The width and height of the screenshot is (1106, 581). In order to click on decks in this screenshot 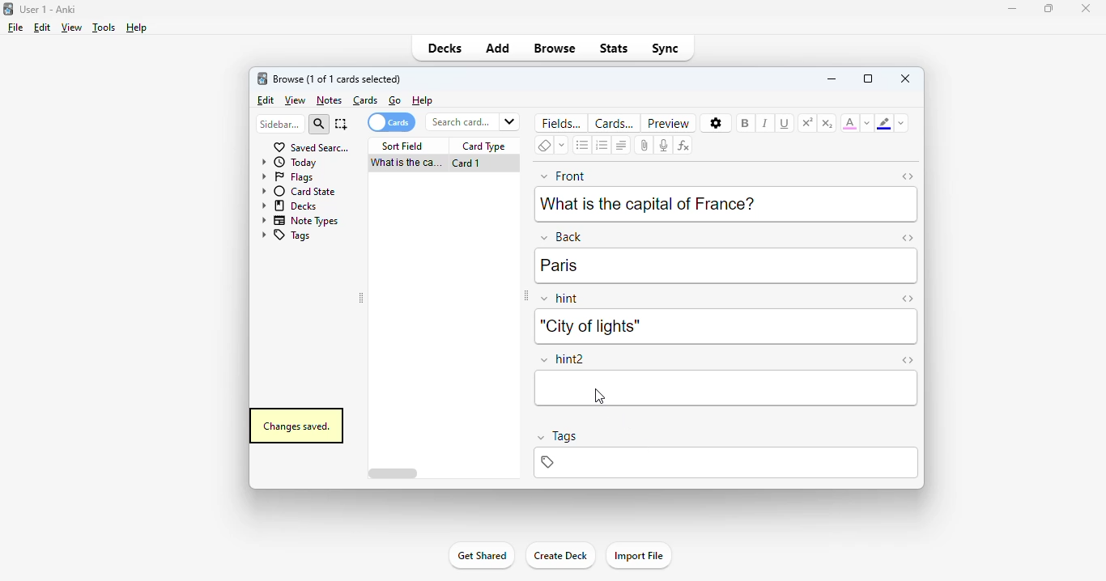, I will do `click(291, 205)`.